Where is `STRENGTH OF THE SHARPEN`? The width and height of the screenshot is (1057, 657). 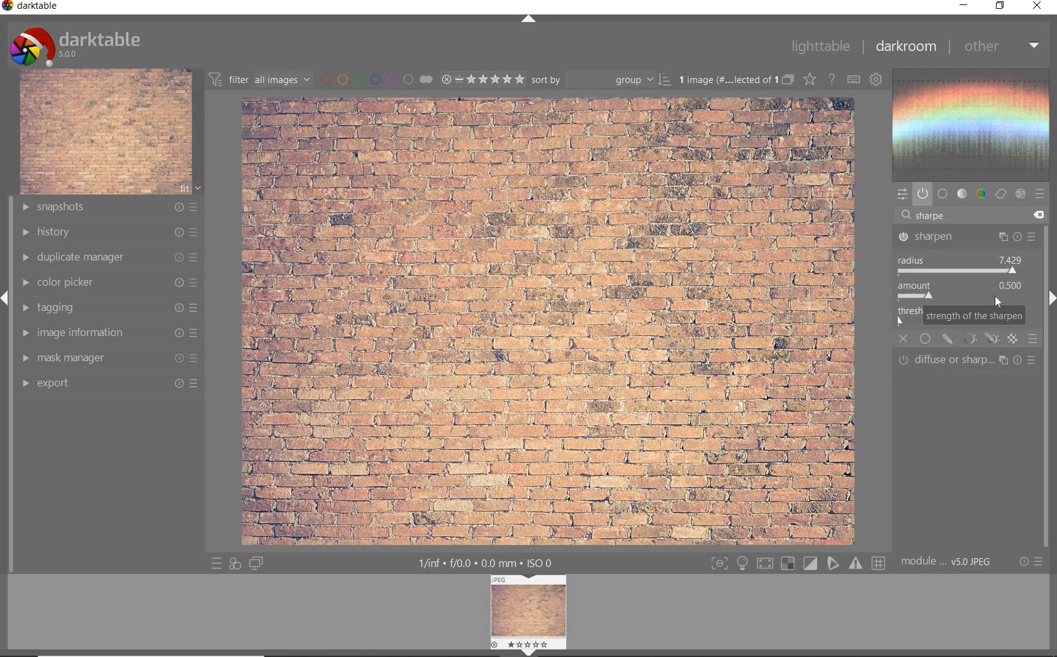 STRENGTH OF THE SHARPEN is located at coordinates (973, 316).